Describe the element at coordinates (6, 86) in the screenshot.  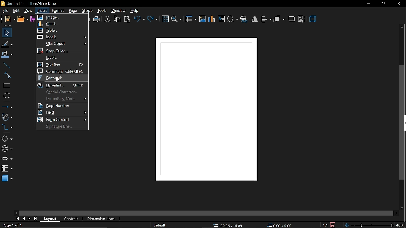
I see `rectangle` at that location.